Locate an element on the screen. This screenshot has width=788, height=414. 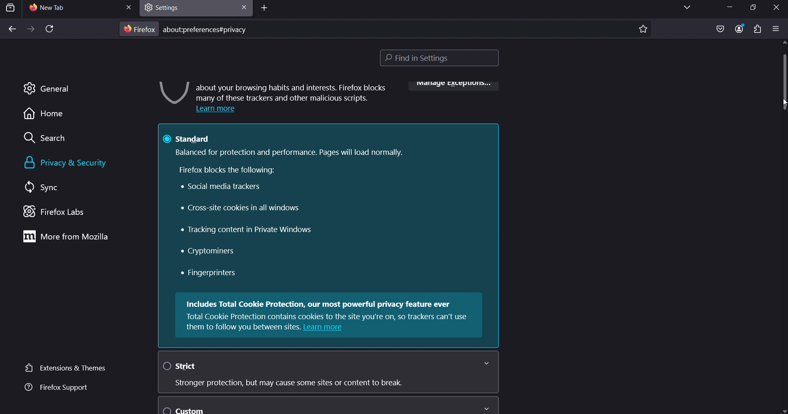
account is located at coordinates (739, 28).